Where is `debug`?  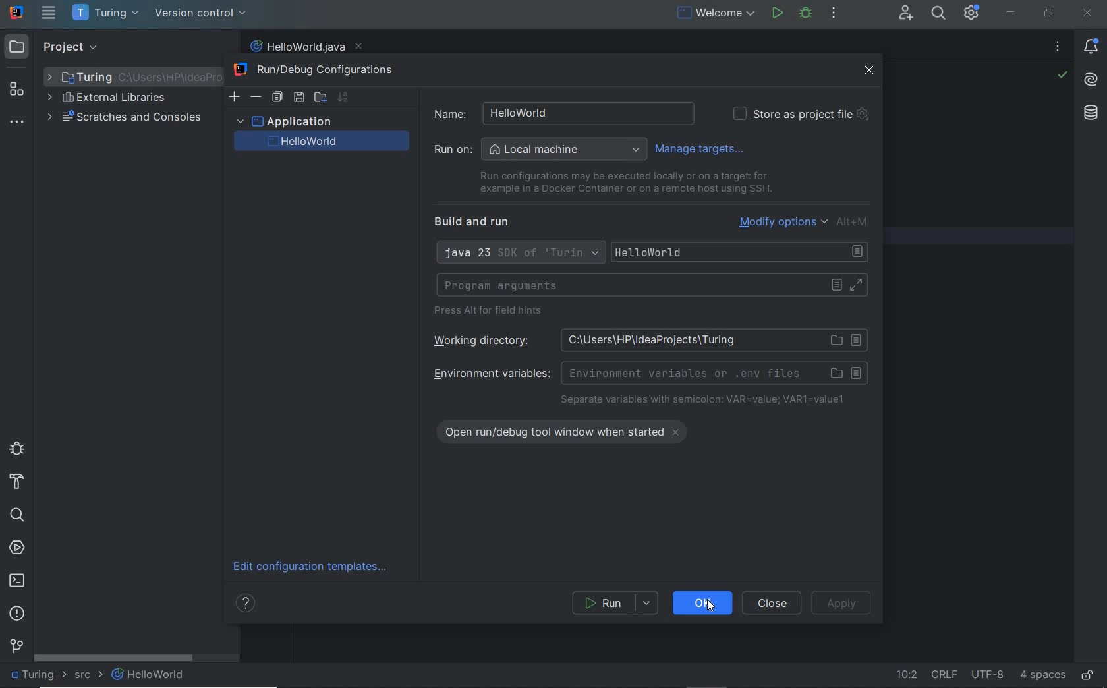 debug is located at coordinates (806, 14).